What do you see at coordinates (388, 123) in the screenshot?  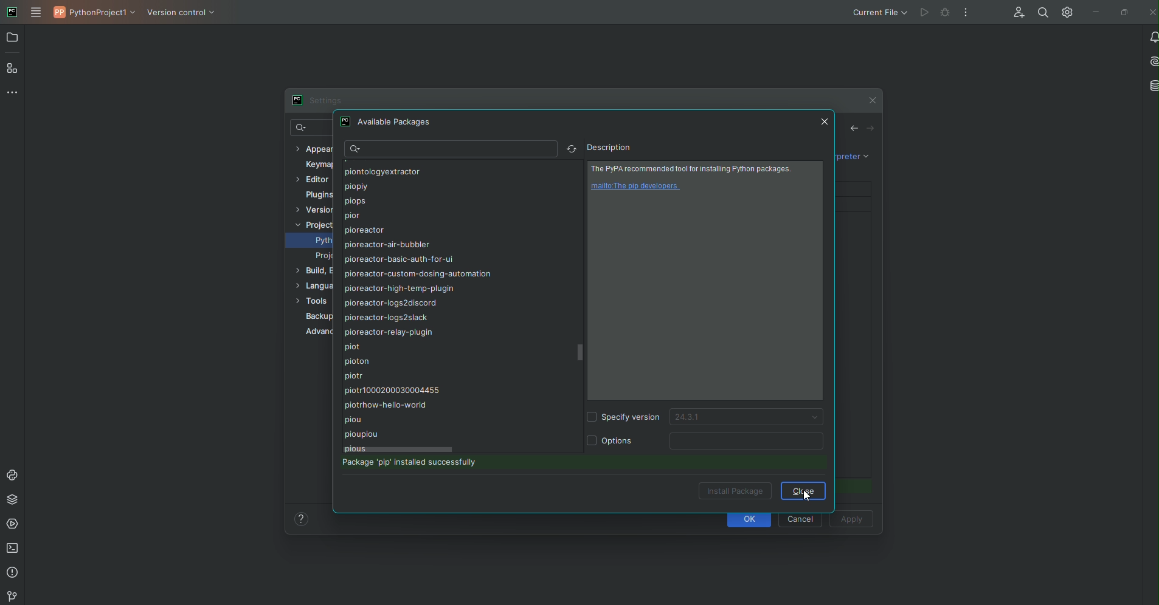 I see `Available Packages` at bounding box center [388, 123].